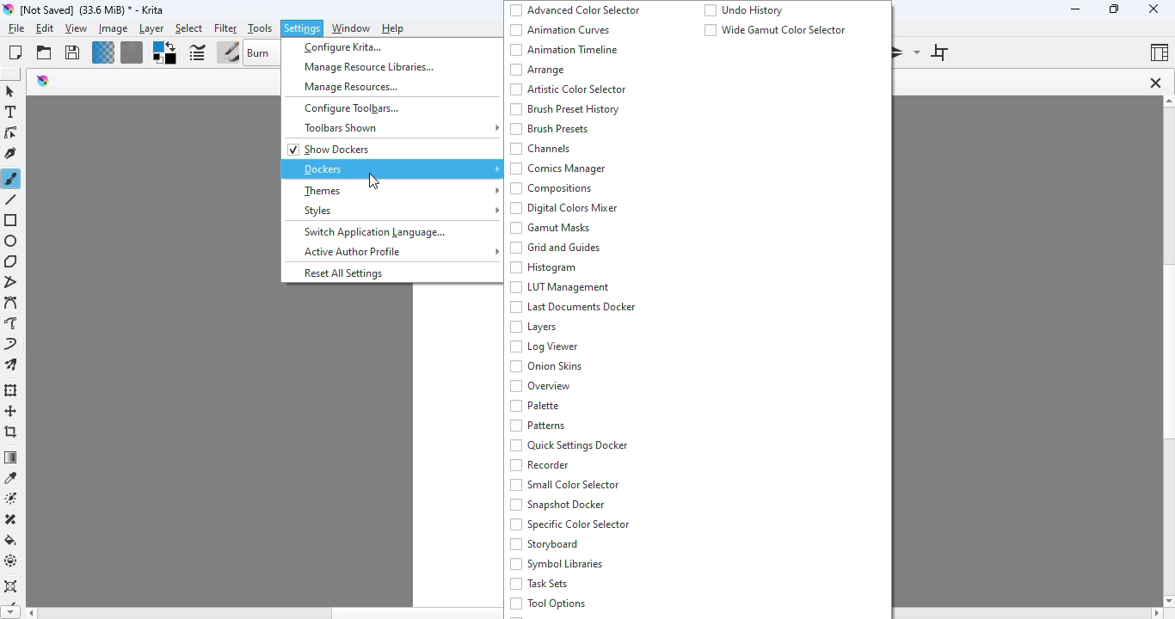 Image resolution: width=1175 pixels, height=619 pixels. What do you see at coordinates (11, 561) in the screenshot?
I see `enclose and fill tool` at bounding box center [11, 561].